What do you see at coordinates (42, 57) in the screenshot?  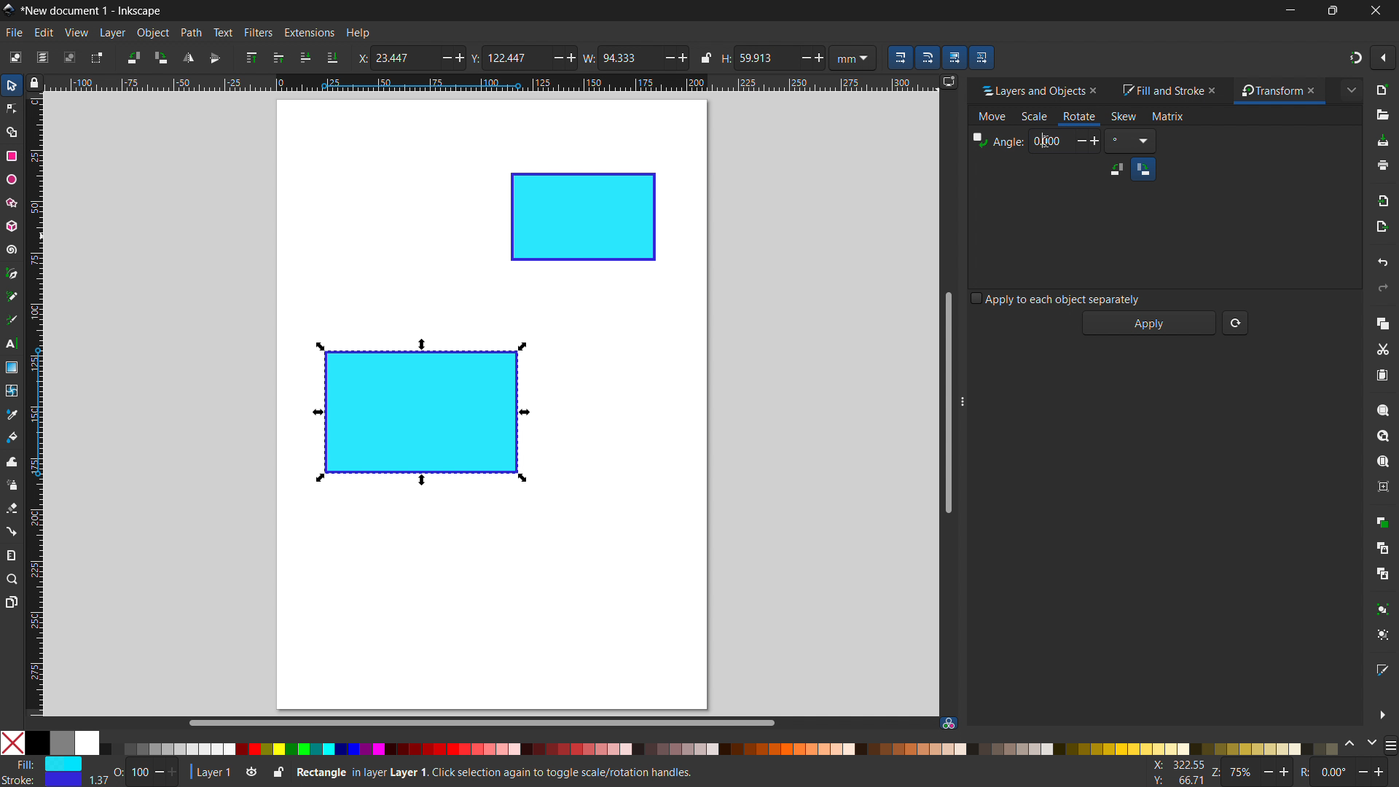 I see `select all in all layers` at bounding box center [42, 57].